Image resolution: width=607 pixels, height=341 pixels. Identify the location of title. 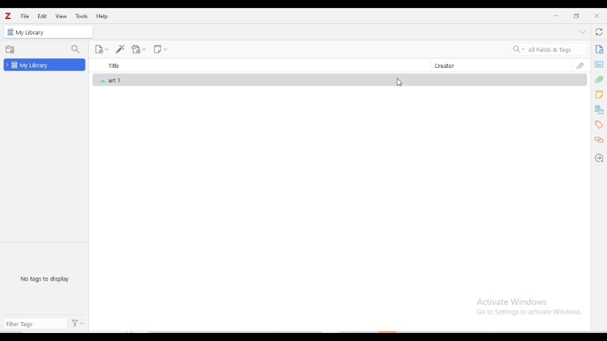
(262, 65).